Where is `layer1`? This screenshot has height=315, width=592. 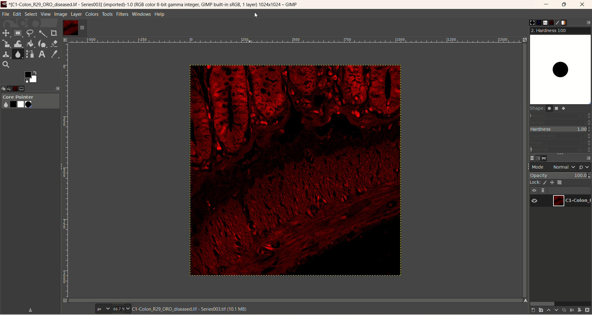
layer1 is located at coordinates (74, 28).